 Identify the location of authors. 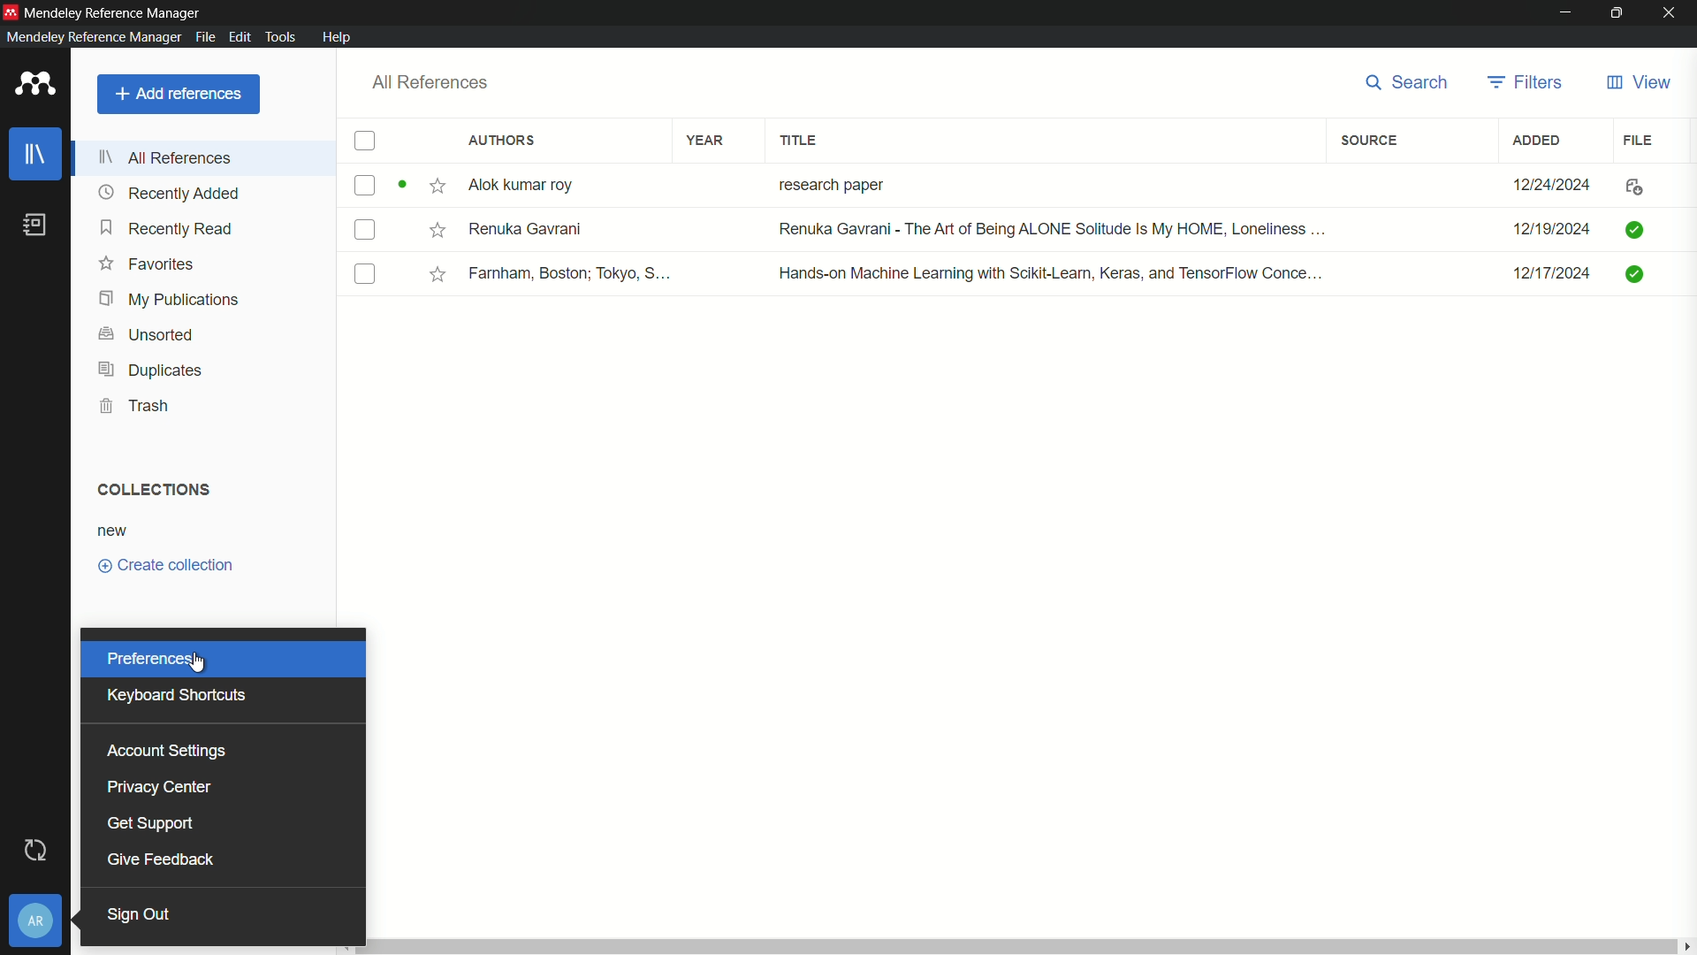
(503, 140).